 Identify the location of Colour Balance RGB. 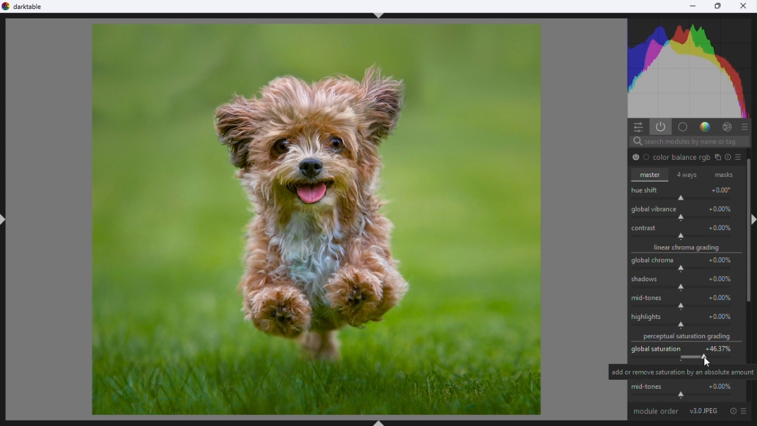
(688, 157).